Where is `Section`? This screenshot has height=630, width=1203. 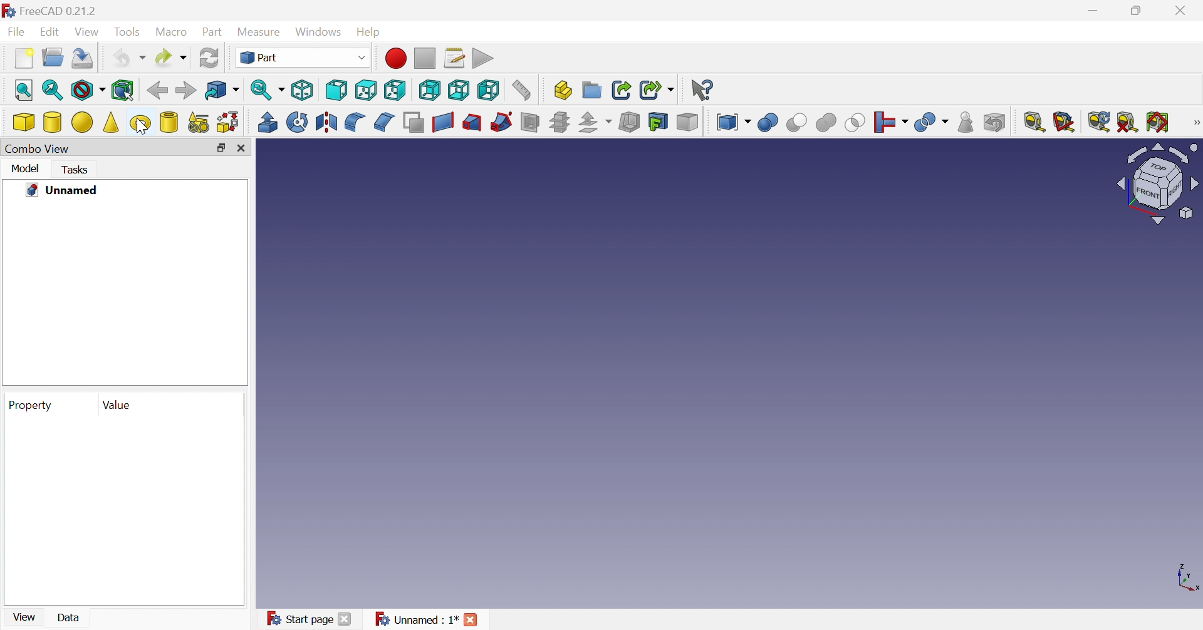 Section is located at coordinates (529, 121).